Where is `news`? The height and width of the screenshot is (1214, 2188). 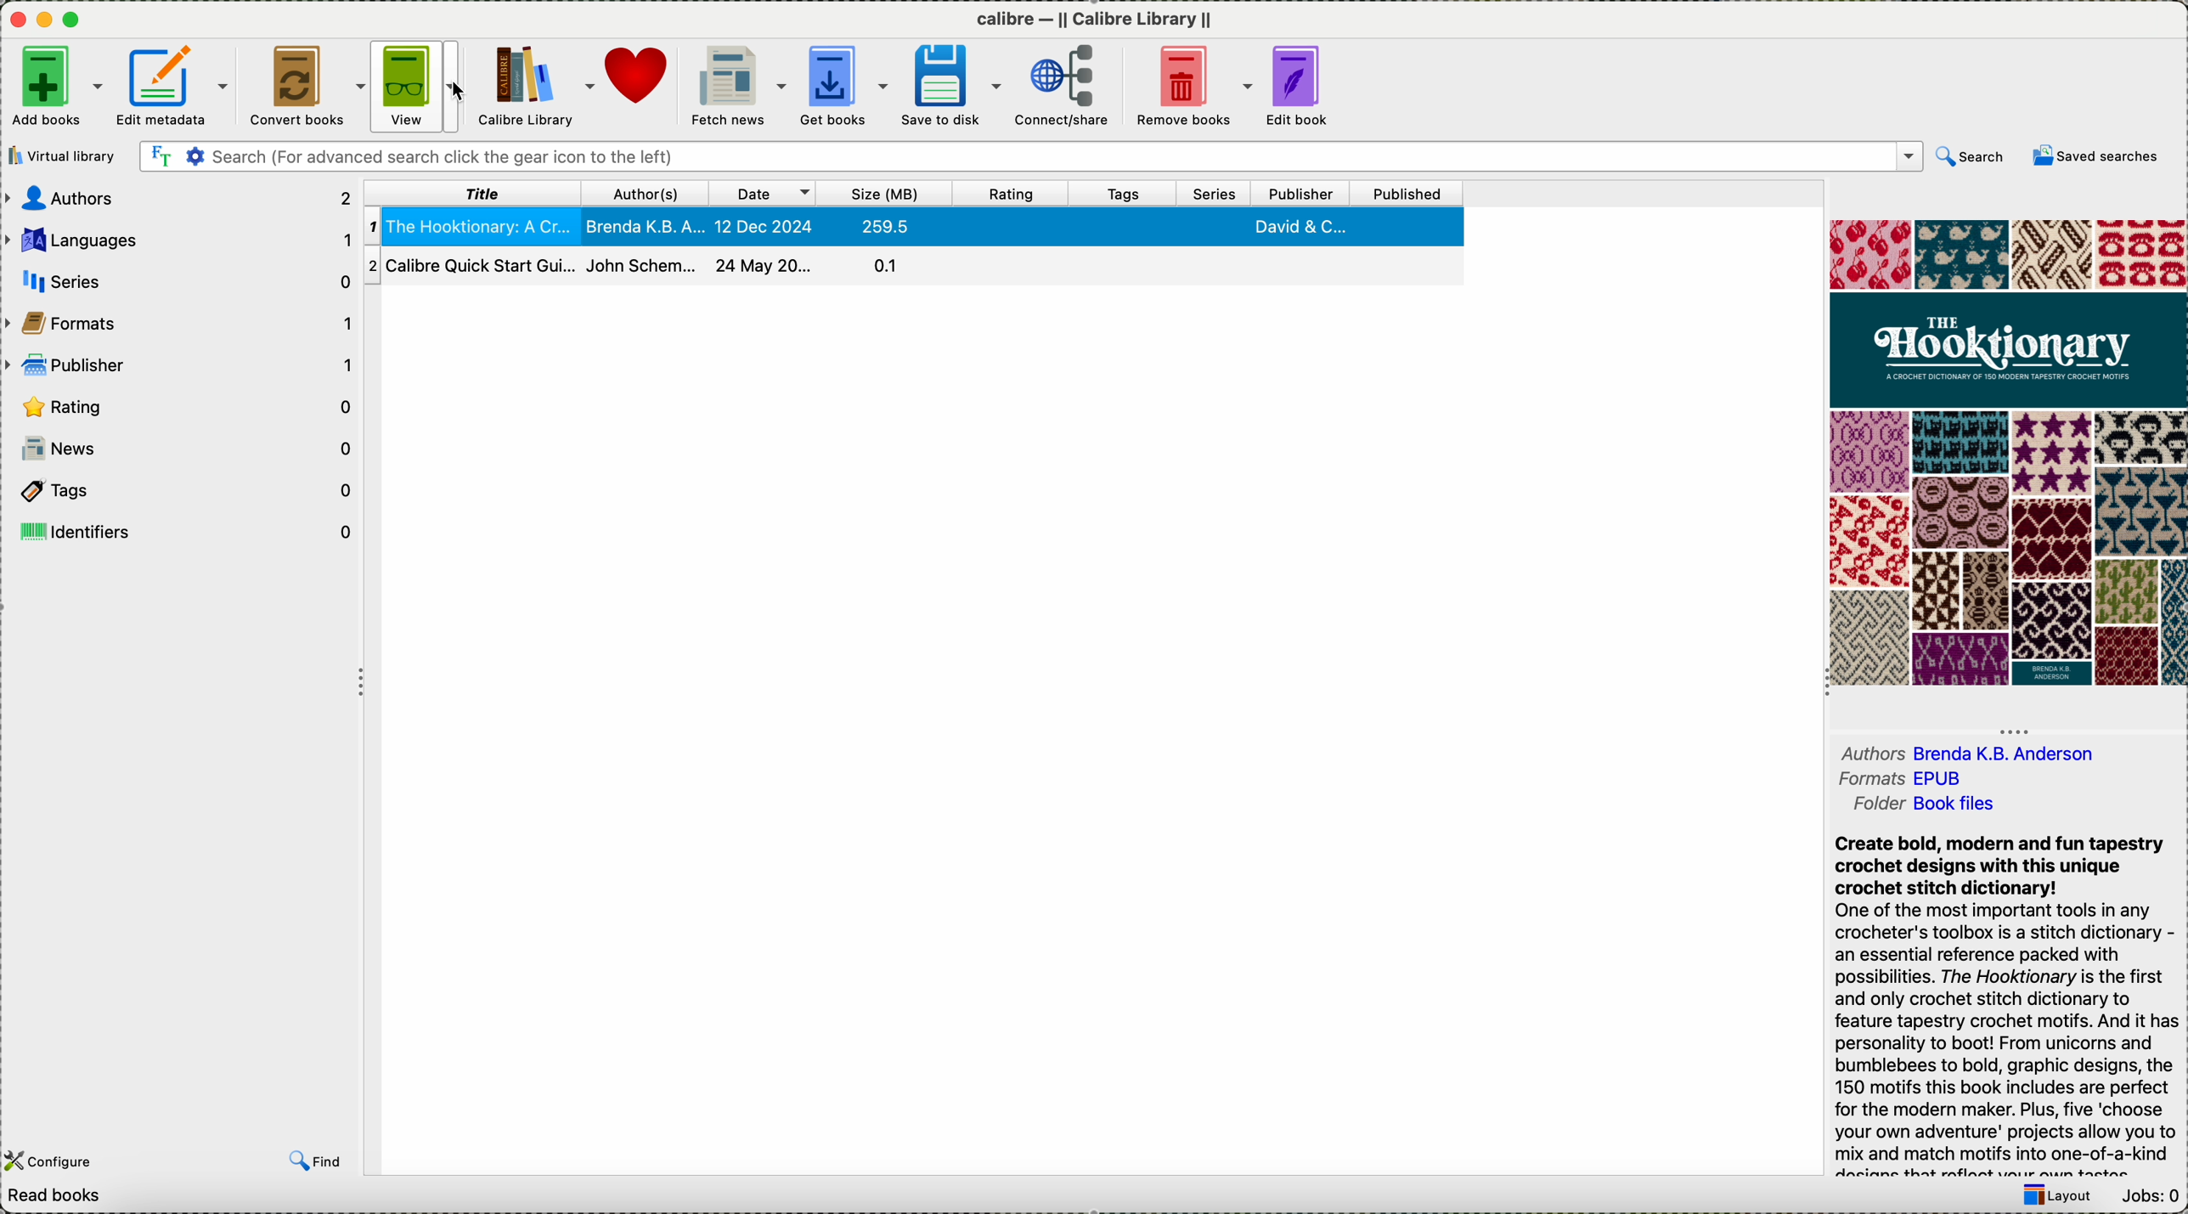
news is located at coordinates (182, 448).